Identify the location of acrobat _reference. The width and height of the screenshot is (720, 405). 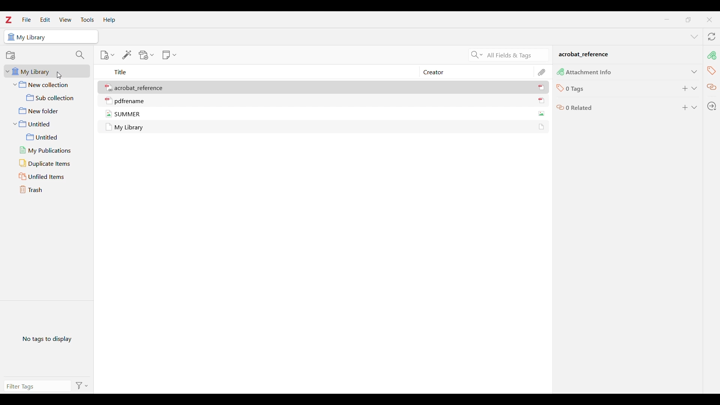
(584, 55).